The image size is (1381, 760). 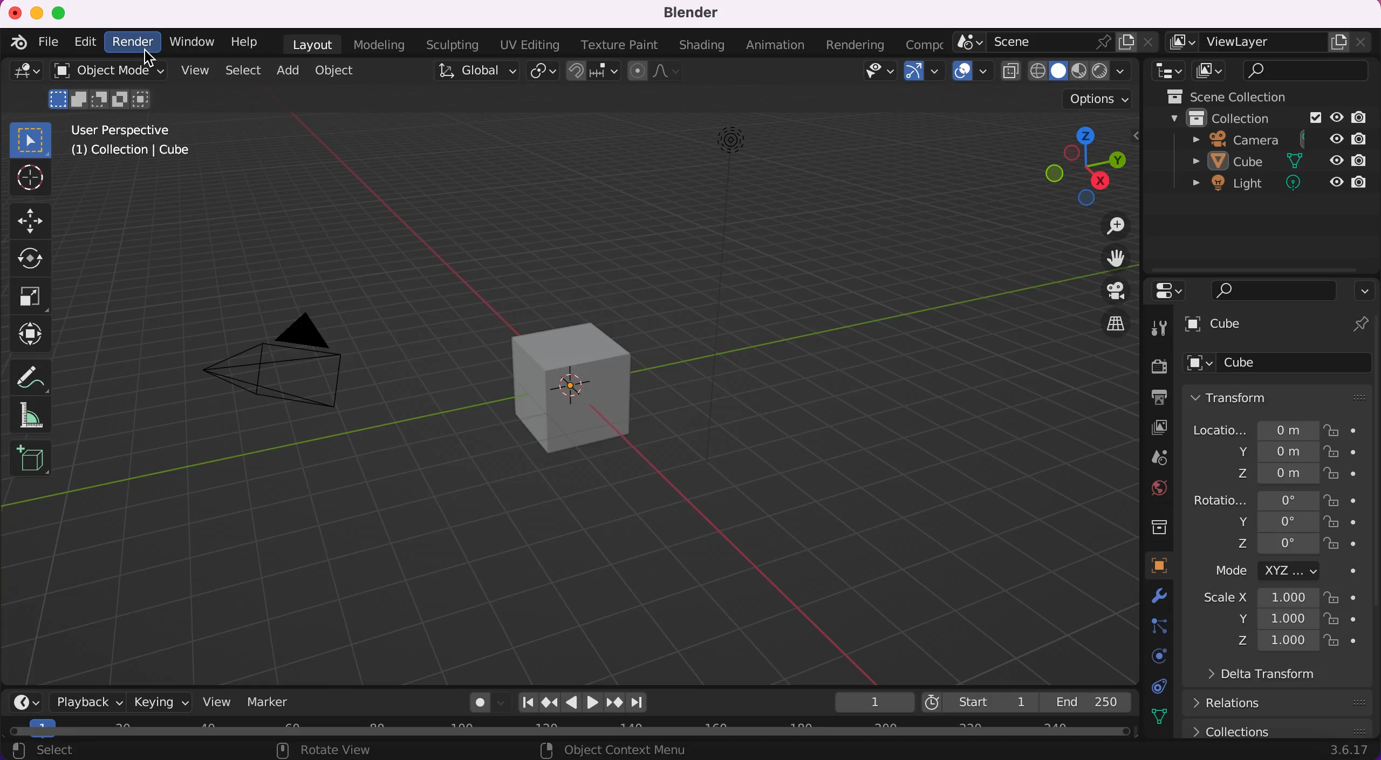 I want to click on toggle the camera view, so click(x=1113, y=291).